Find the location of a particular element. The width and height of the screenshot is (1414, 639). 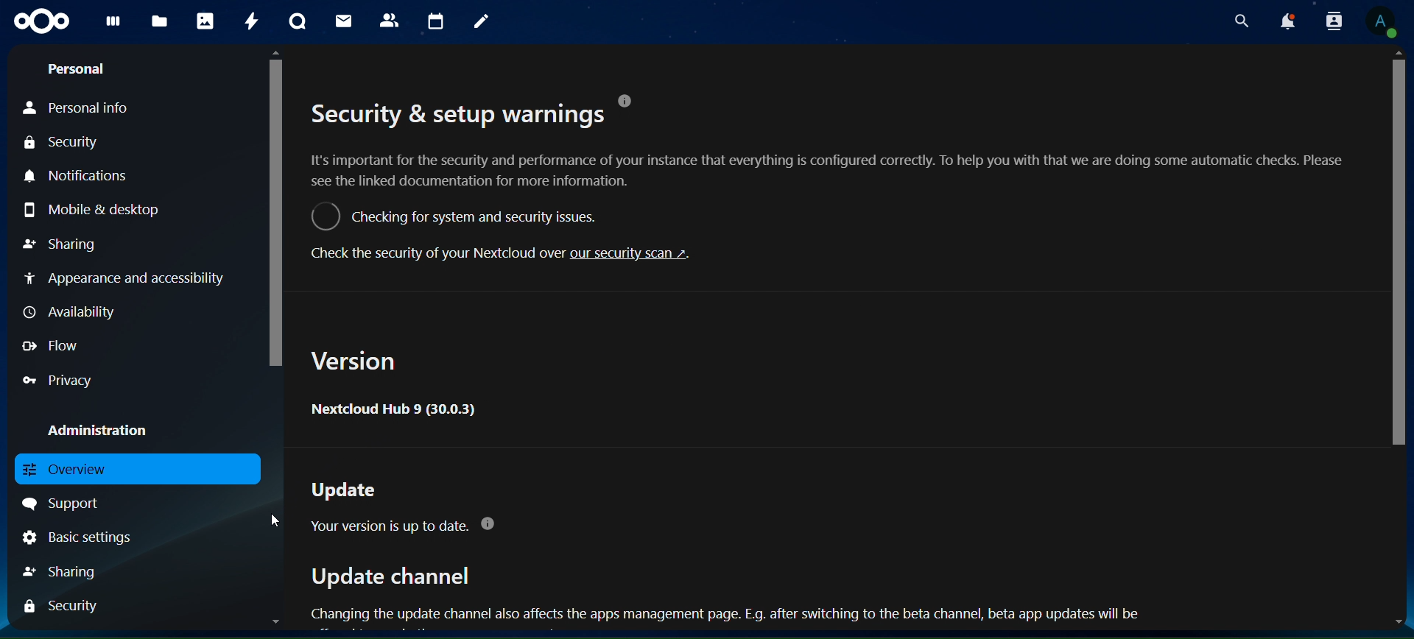

personal is located at coordinates (82, 68).